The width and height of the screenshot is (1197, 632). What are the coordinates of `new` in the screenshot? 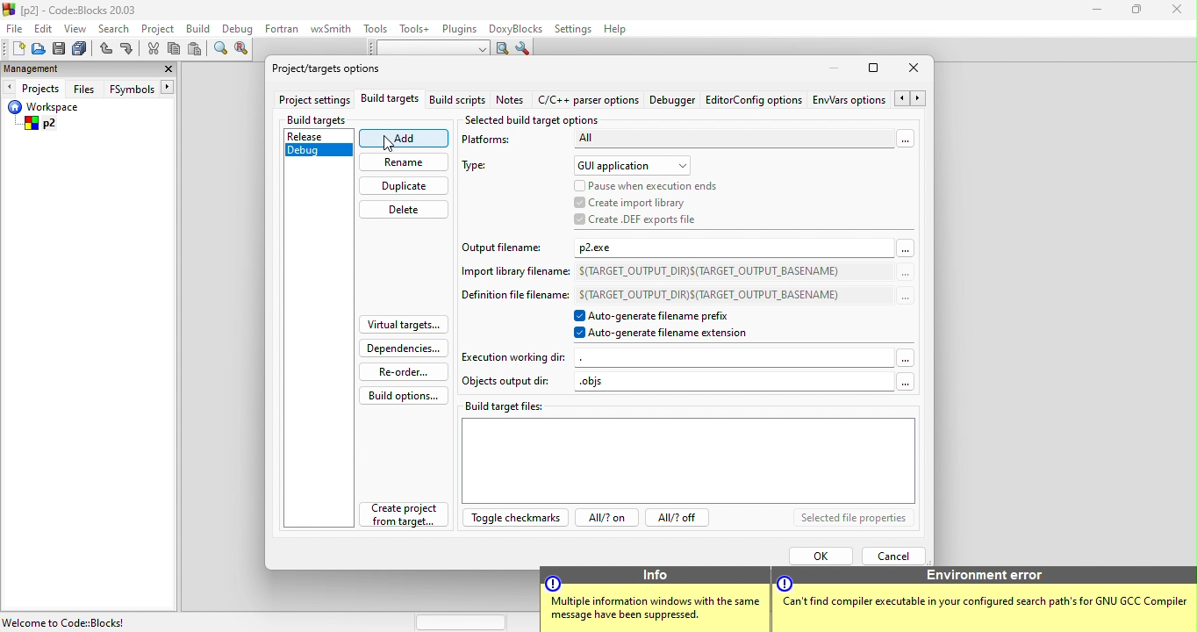 It's located at (13, 48).